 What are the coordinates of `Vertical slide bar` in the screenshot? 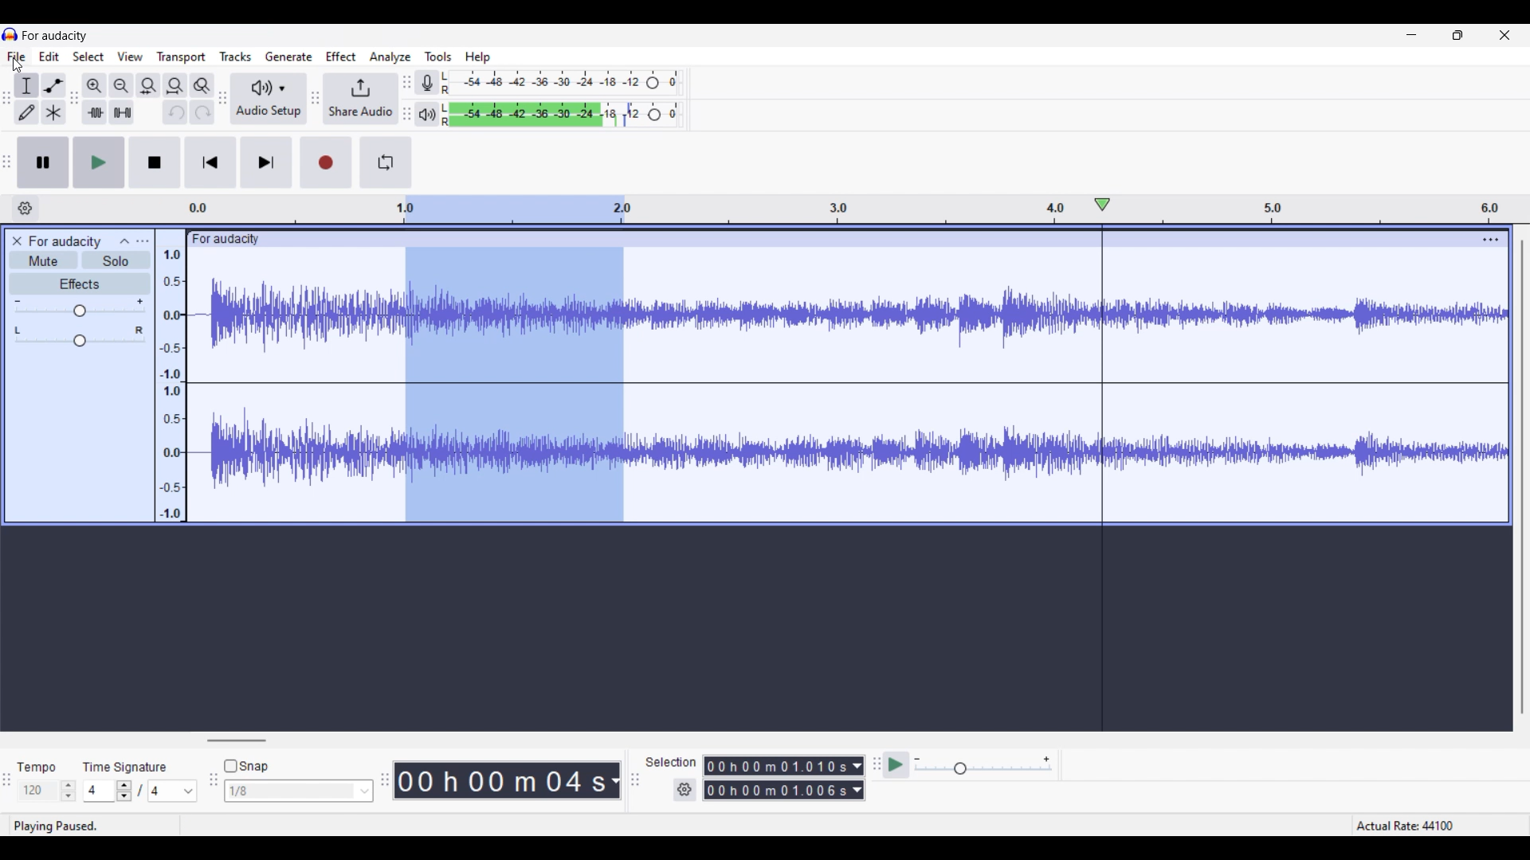 It's located at (1522, 476).